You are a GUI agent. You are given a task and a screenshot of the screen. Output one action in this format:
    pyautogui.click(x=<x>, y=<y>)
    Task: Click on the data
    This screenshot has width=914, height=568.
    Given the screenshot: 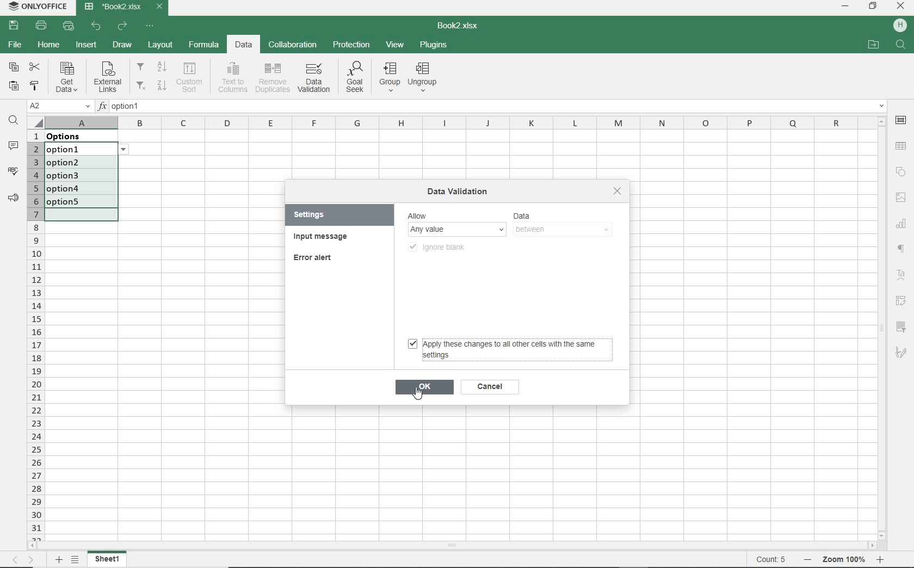 What is the action you would take?
    pyautogui.click(x=72, y=136)
    